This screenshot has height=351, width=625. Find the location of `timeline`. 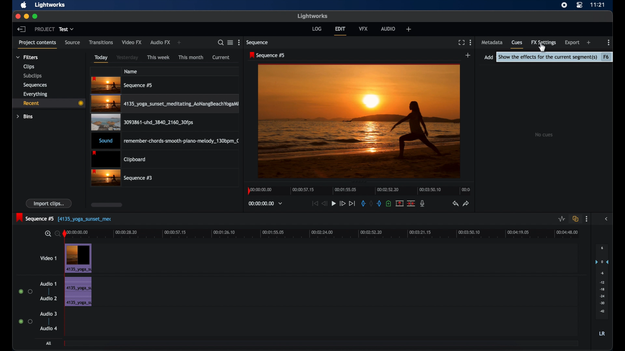

timeline is located at coordinates (359, 190).